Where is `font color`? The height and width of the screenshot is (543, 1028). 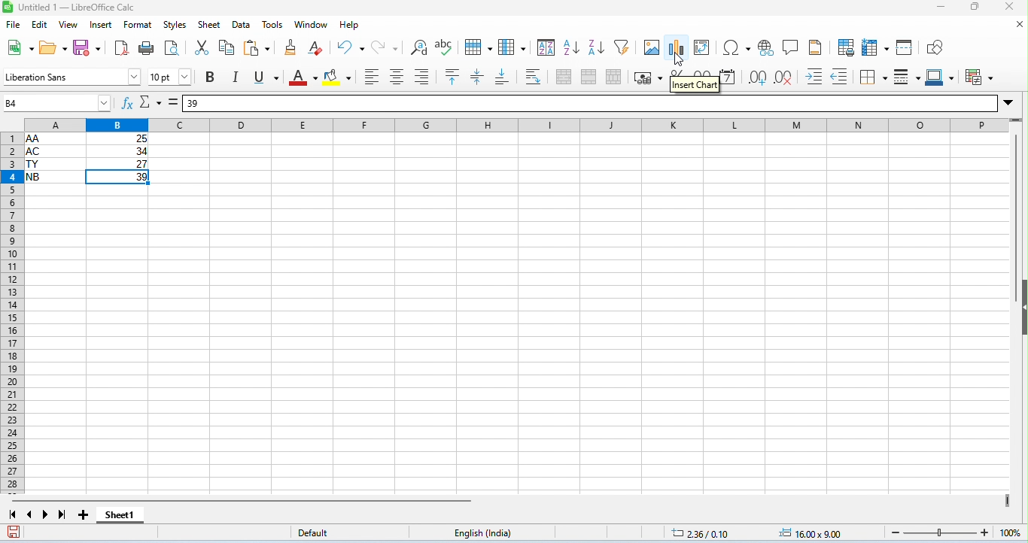
font color is located at coordinates (303, 77).